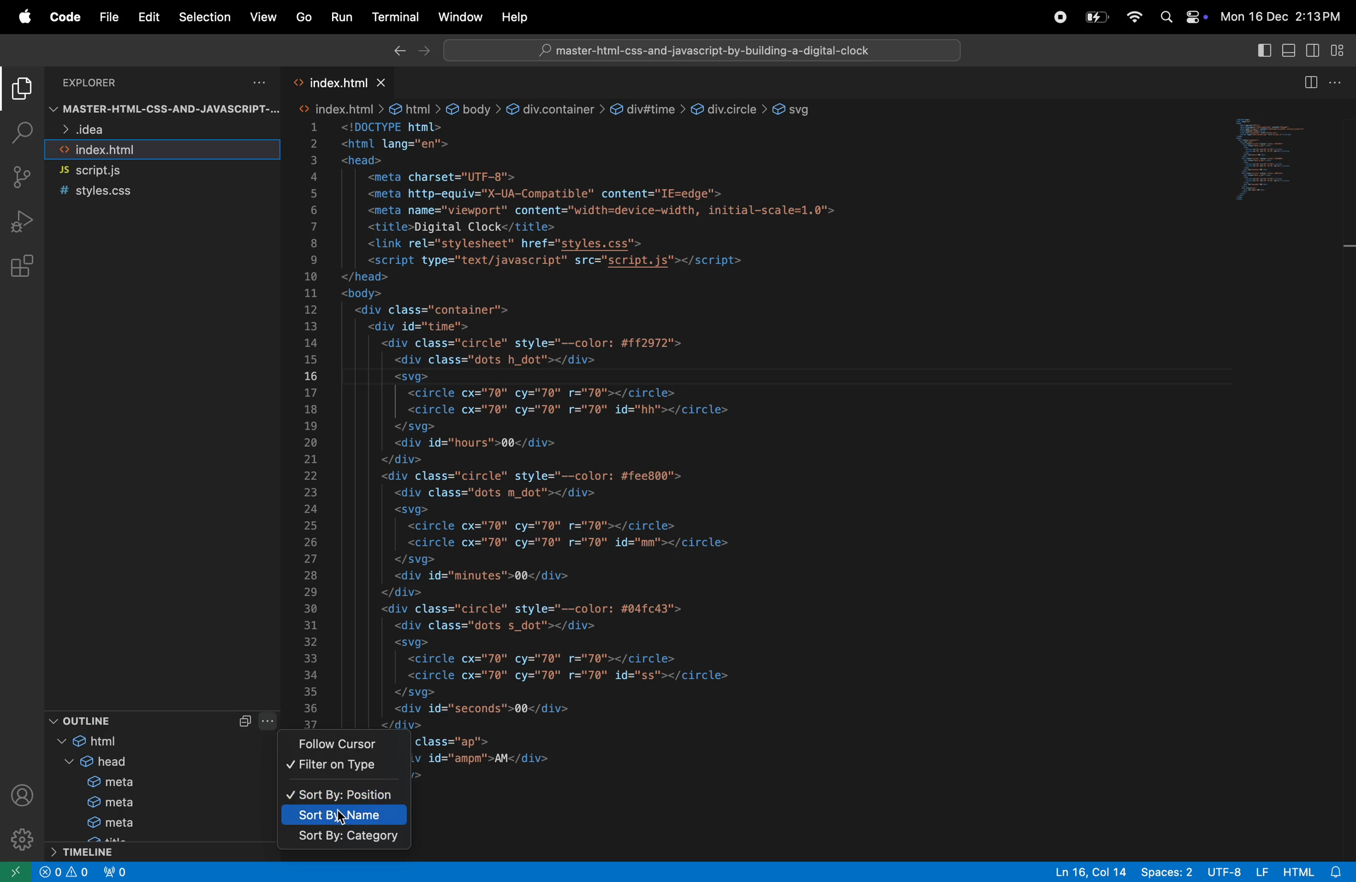 This screenshot has height=882, width=1356. I want to click on file, so click(108, 18).